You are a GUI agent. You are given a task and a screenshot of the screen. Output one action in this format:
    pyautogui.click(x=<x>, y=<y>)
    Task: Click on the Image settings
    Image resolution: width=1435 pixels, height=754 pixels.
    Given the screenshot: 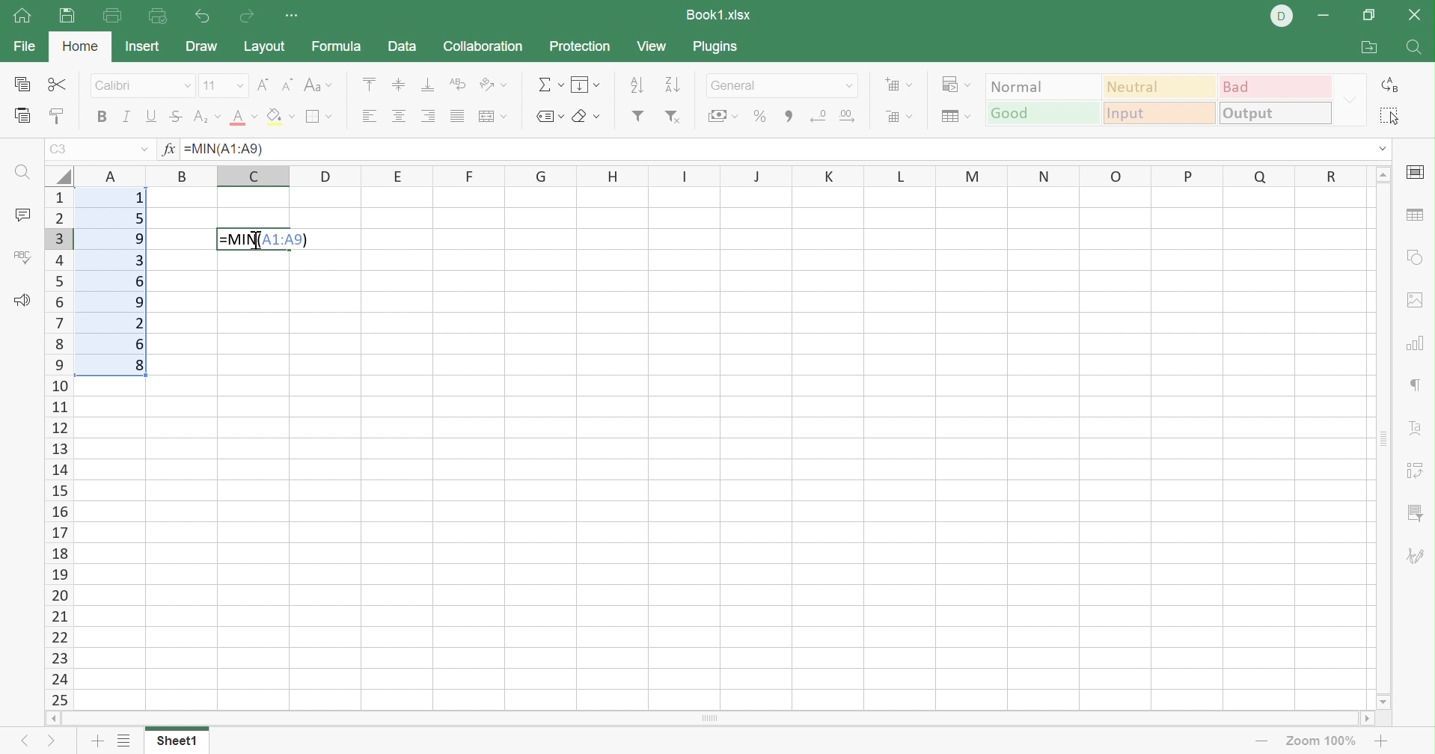 What is the action you would take?
    pyautogui.click(x=1416, y=304)
    